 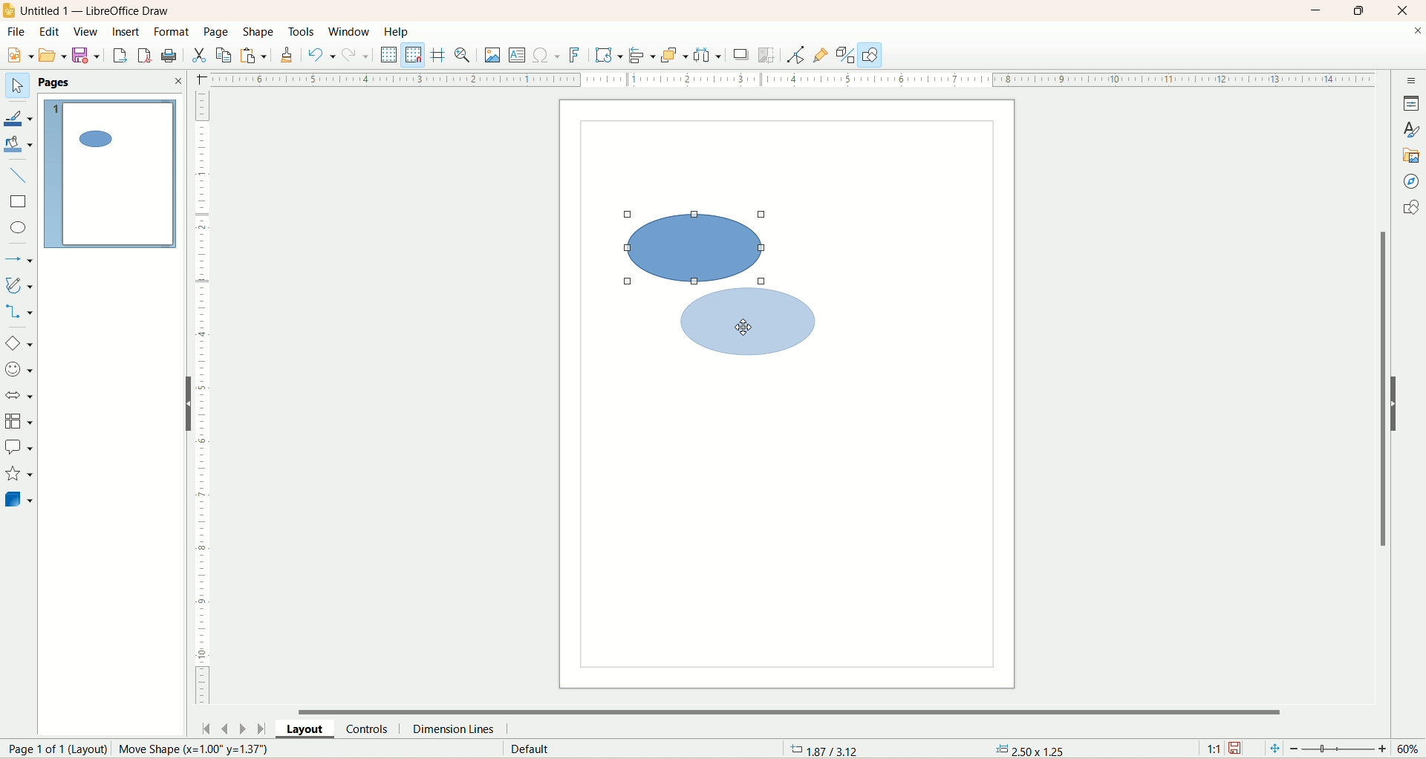 What do you see at coordinates (18, 227) in the screenshot?
I see `ellipse` at bounding box center [18, 227].